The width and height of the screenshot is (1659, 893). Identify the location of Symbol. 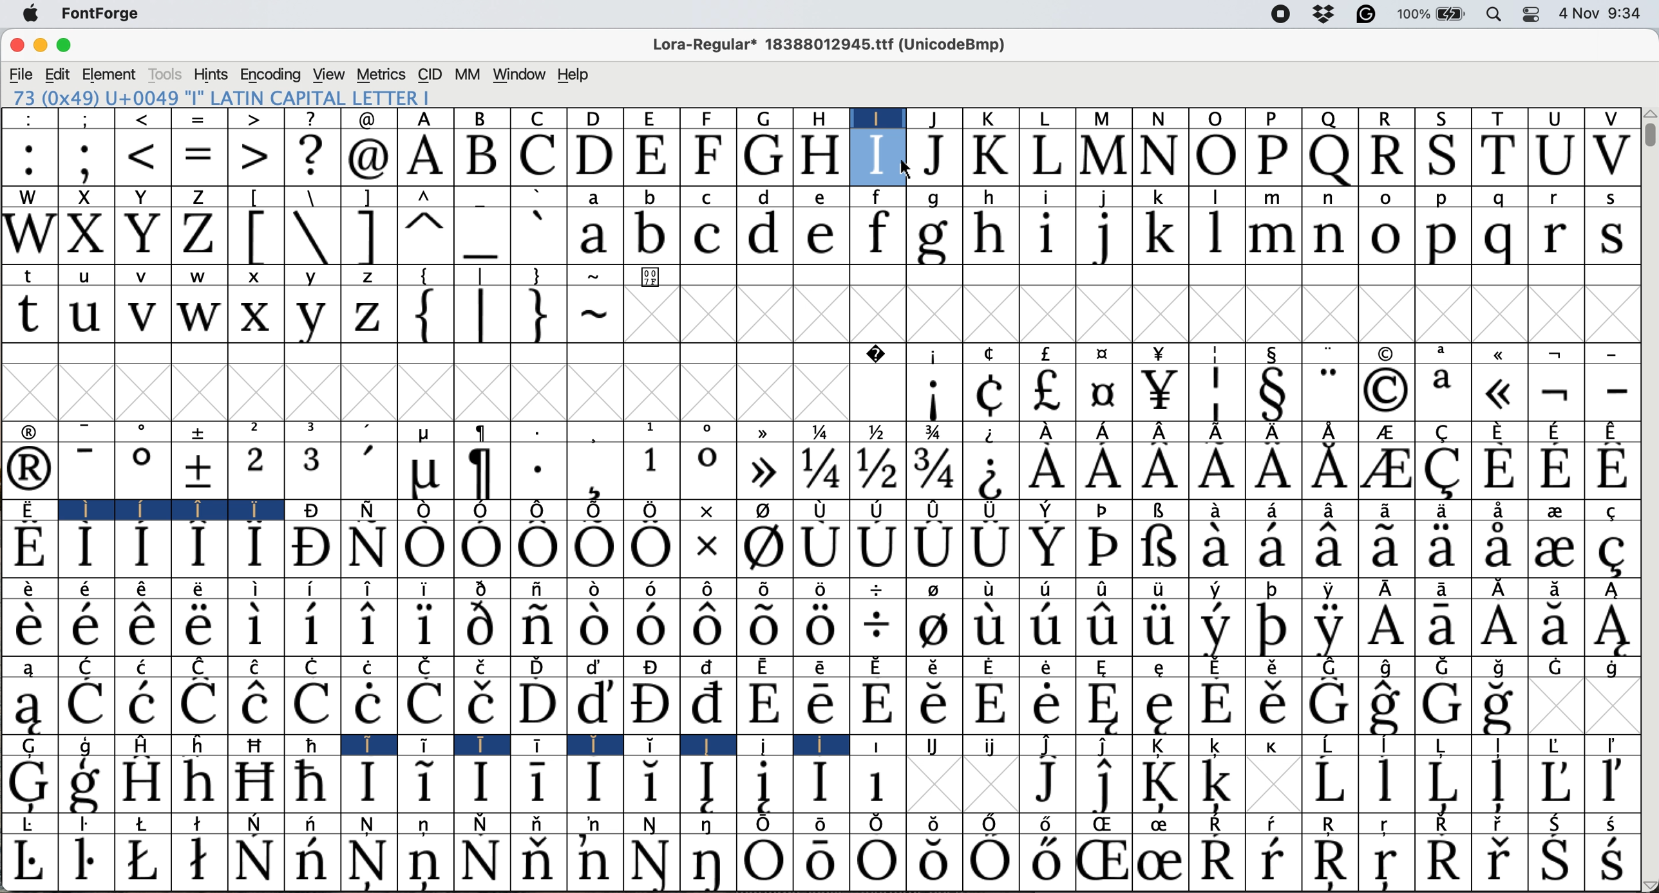
(1045, 588).